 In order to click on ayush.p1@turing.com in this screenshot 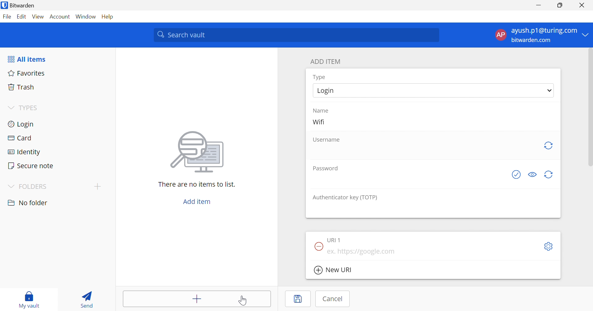, I will do `click(544, 31)`.